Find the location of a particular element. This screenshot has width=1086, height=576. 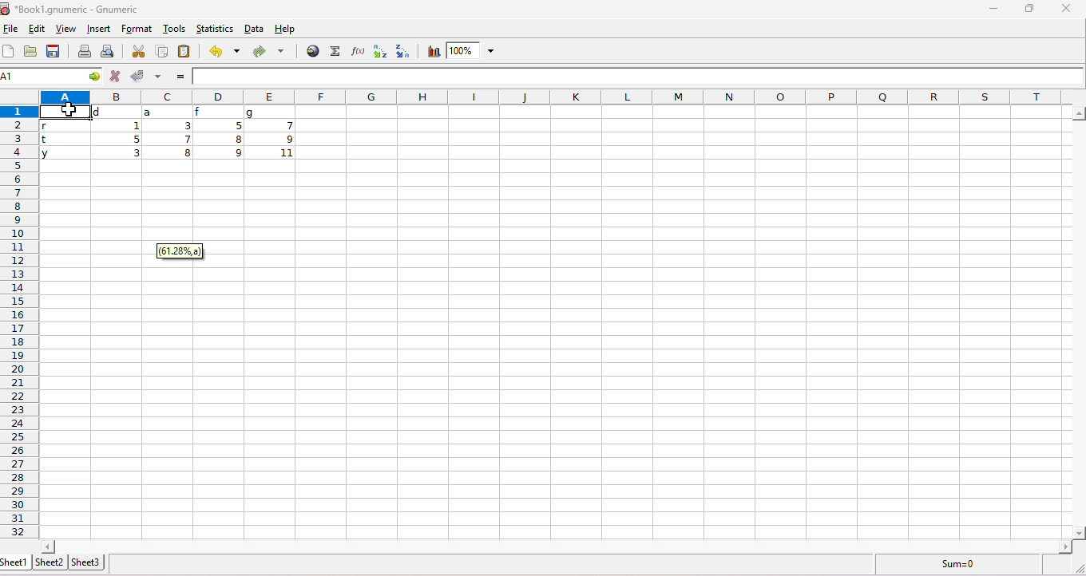

= is located at coordinates (179, 77).